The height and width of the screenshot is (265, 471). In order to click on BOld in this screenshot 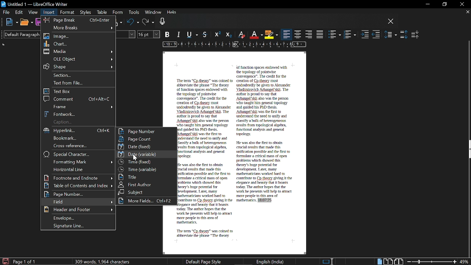, I will do `click(168, 34)`.